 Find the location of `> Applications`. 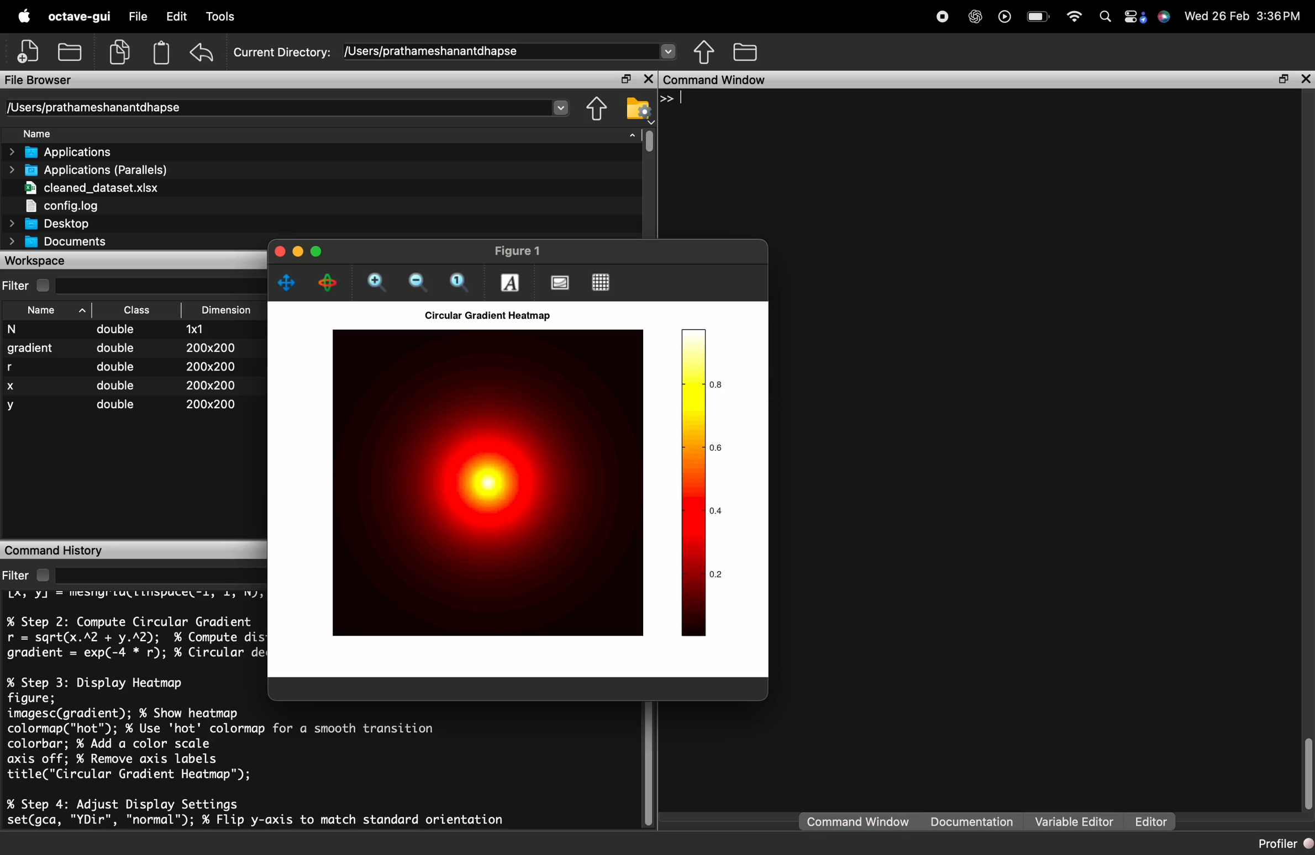

> Applications is located at coordinates (81, 151).